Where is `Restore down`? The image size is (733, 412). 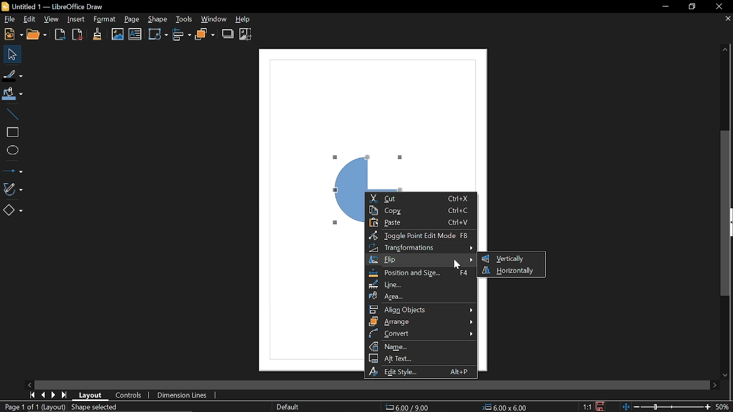 Restore down is located at coordinates (692, 7).